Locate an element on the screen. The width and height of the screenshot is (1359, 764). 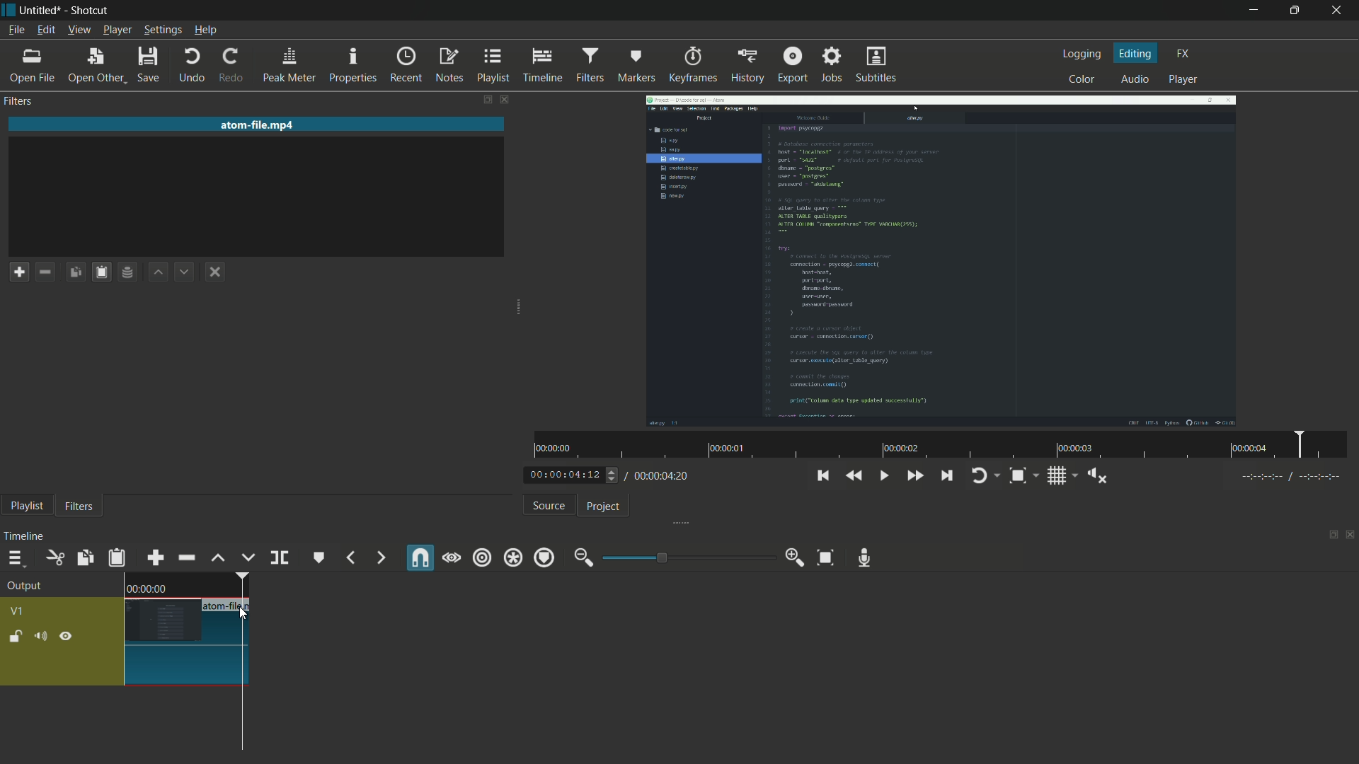
cursor is located at coordinates (241, 615).